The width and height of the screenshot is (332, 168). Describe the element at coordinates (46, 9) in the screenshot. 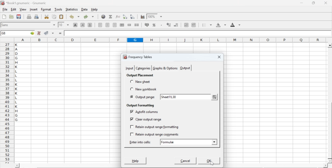

I see `format` at that location.